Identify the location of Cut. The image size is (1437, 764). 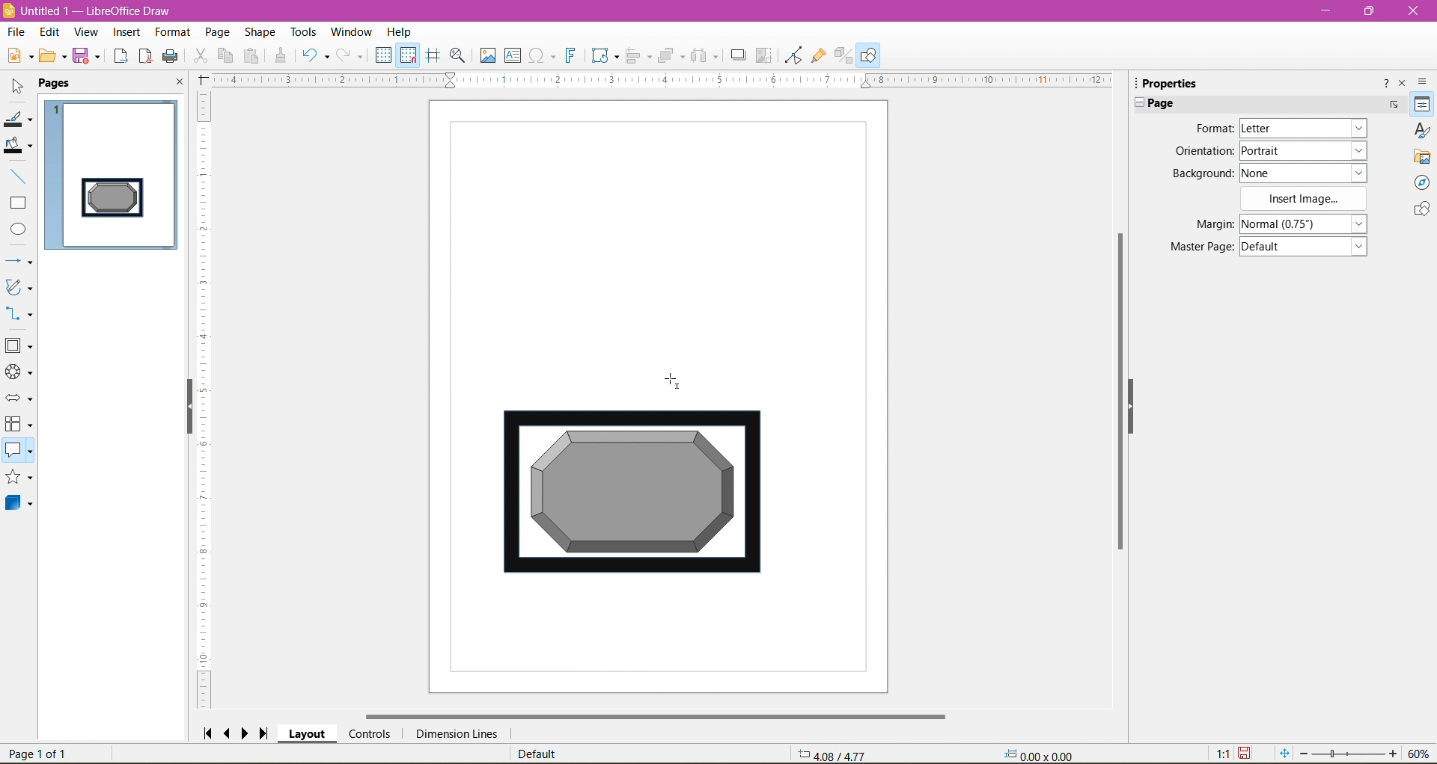
(200, 57).